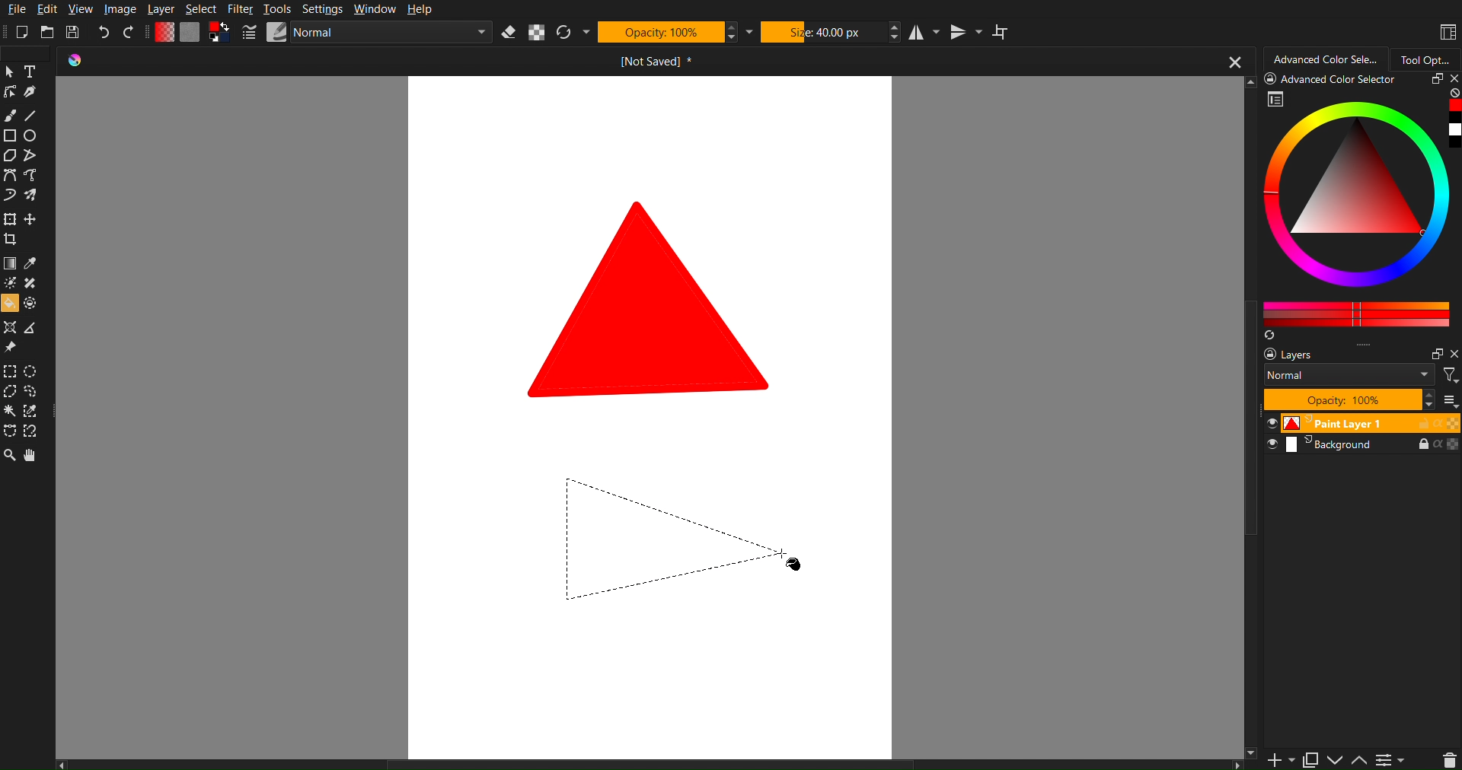  I want to click on Brush Settings, so click(369, 34).